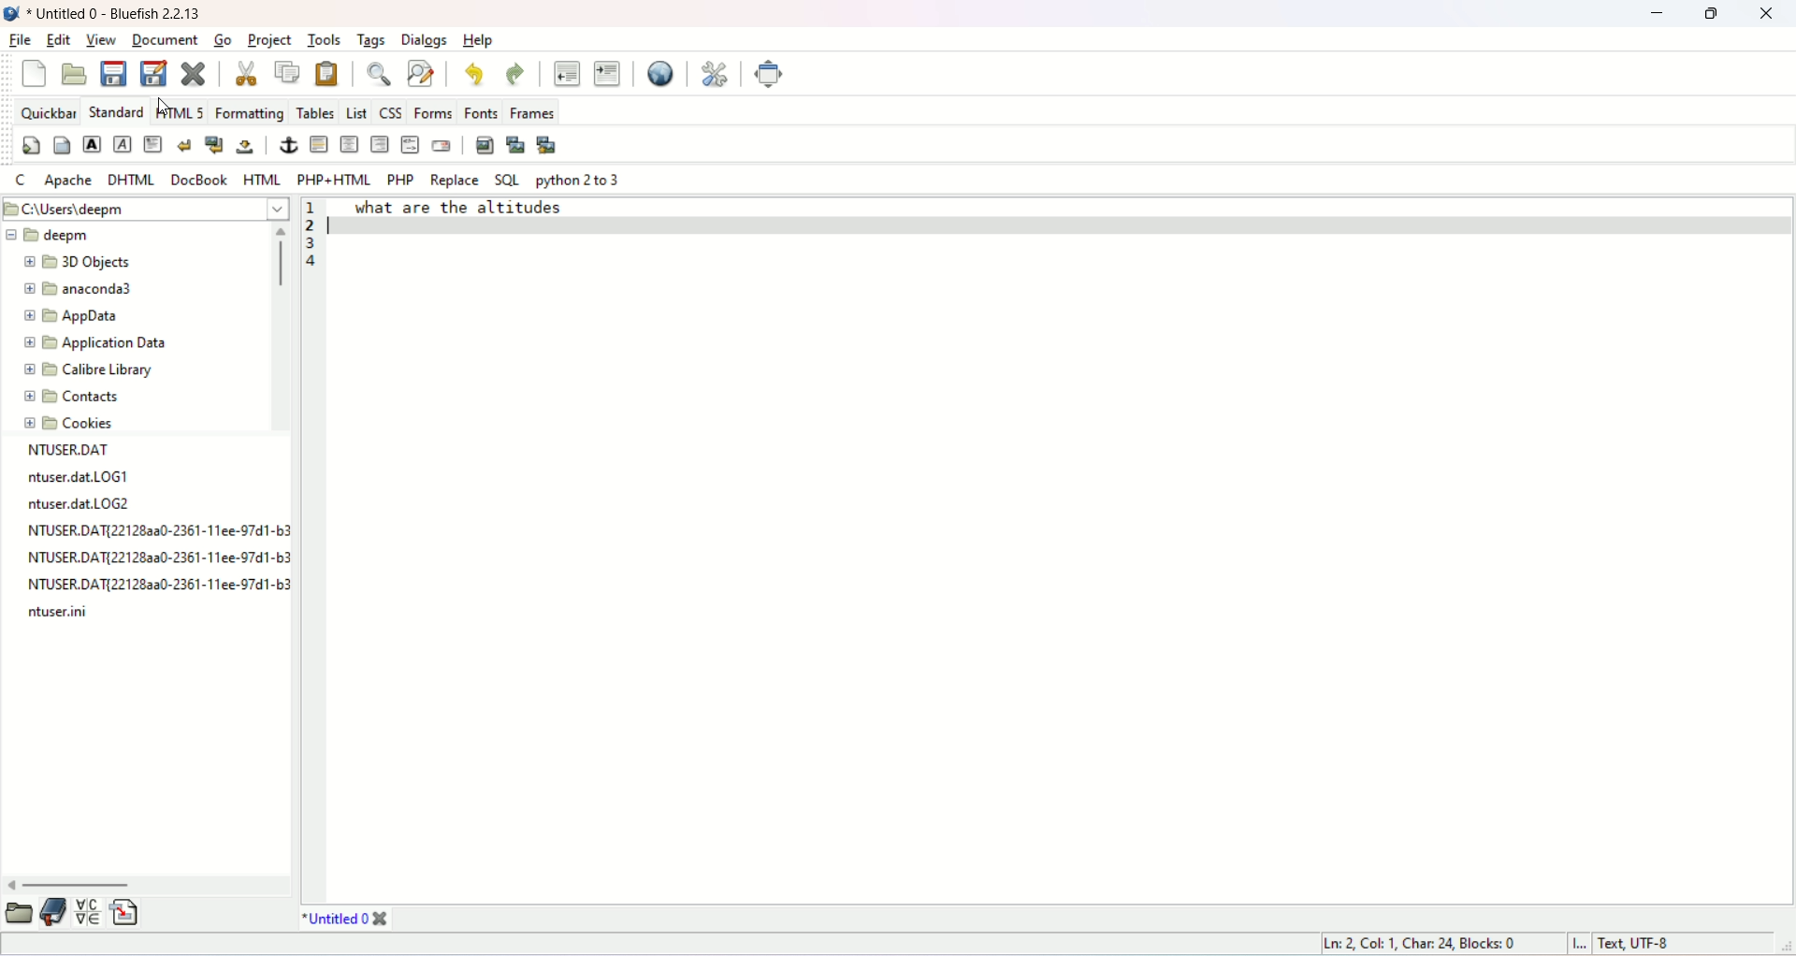 Image resolution: width=1796 pixels, height=956 pixels. I want to click on anchor/hyperlink, so click(291, 144).